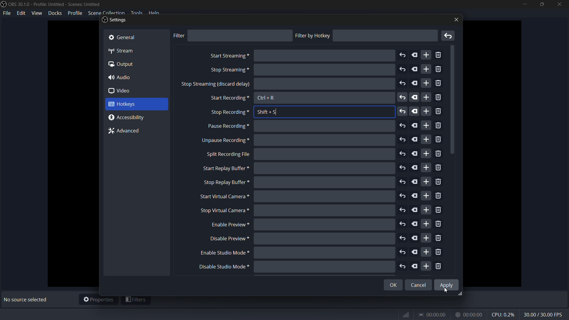  Describe the element at coordinates (403, 167) in the screenshot. I see `undo` at that location.